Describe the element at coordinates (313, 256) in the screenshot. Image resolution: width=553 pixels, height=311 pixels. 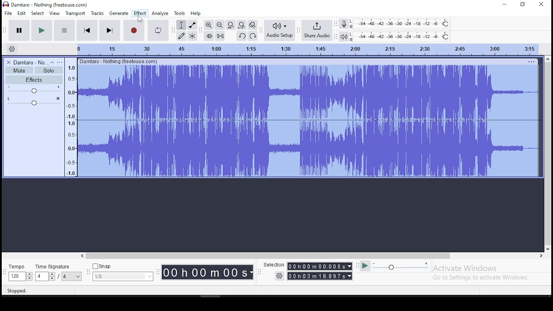
I see `scroll bar` at that location.